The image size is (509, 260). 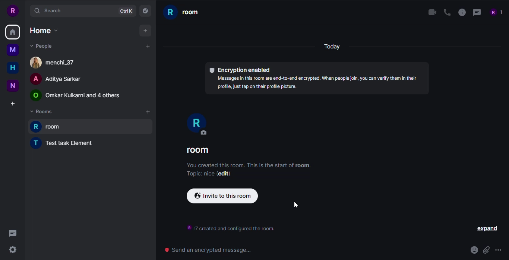 What do you see at coordinates (222, 196) in the screenshot?
I see `invite to this room` at bounding box center [222, 196].